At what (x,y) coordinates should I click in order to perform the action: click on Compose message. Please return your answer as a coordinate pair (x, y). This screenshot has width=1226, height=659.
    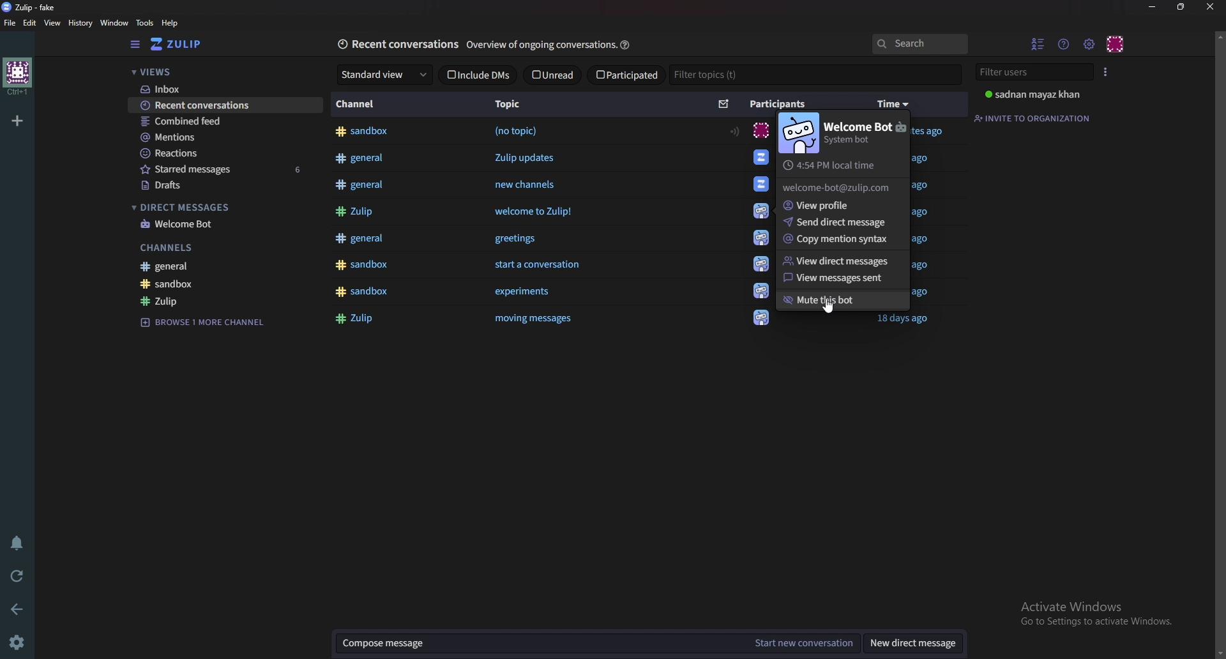
    Looking at the image, I should click on (546, 642).